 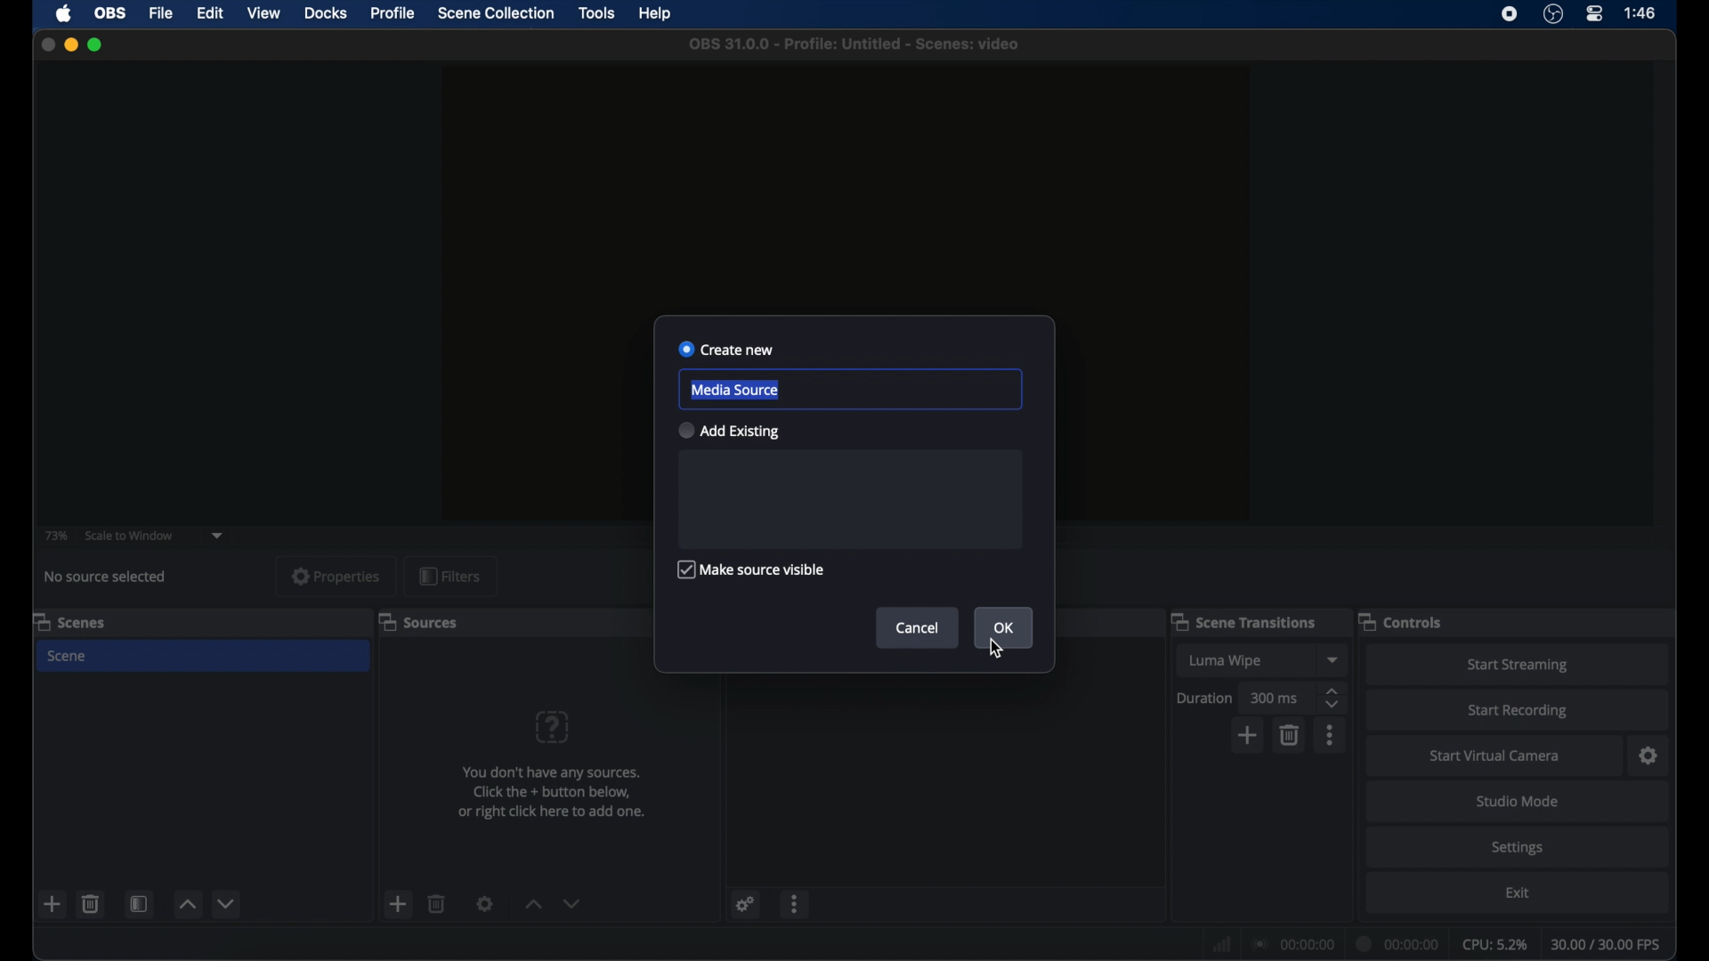 What do you see at coordinates (66, 13) in the screenshot?
I see `apple icon` at bounding box center [66, 13].